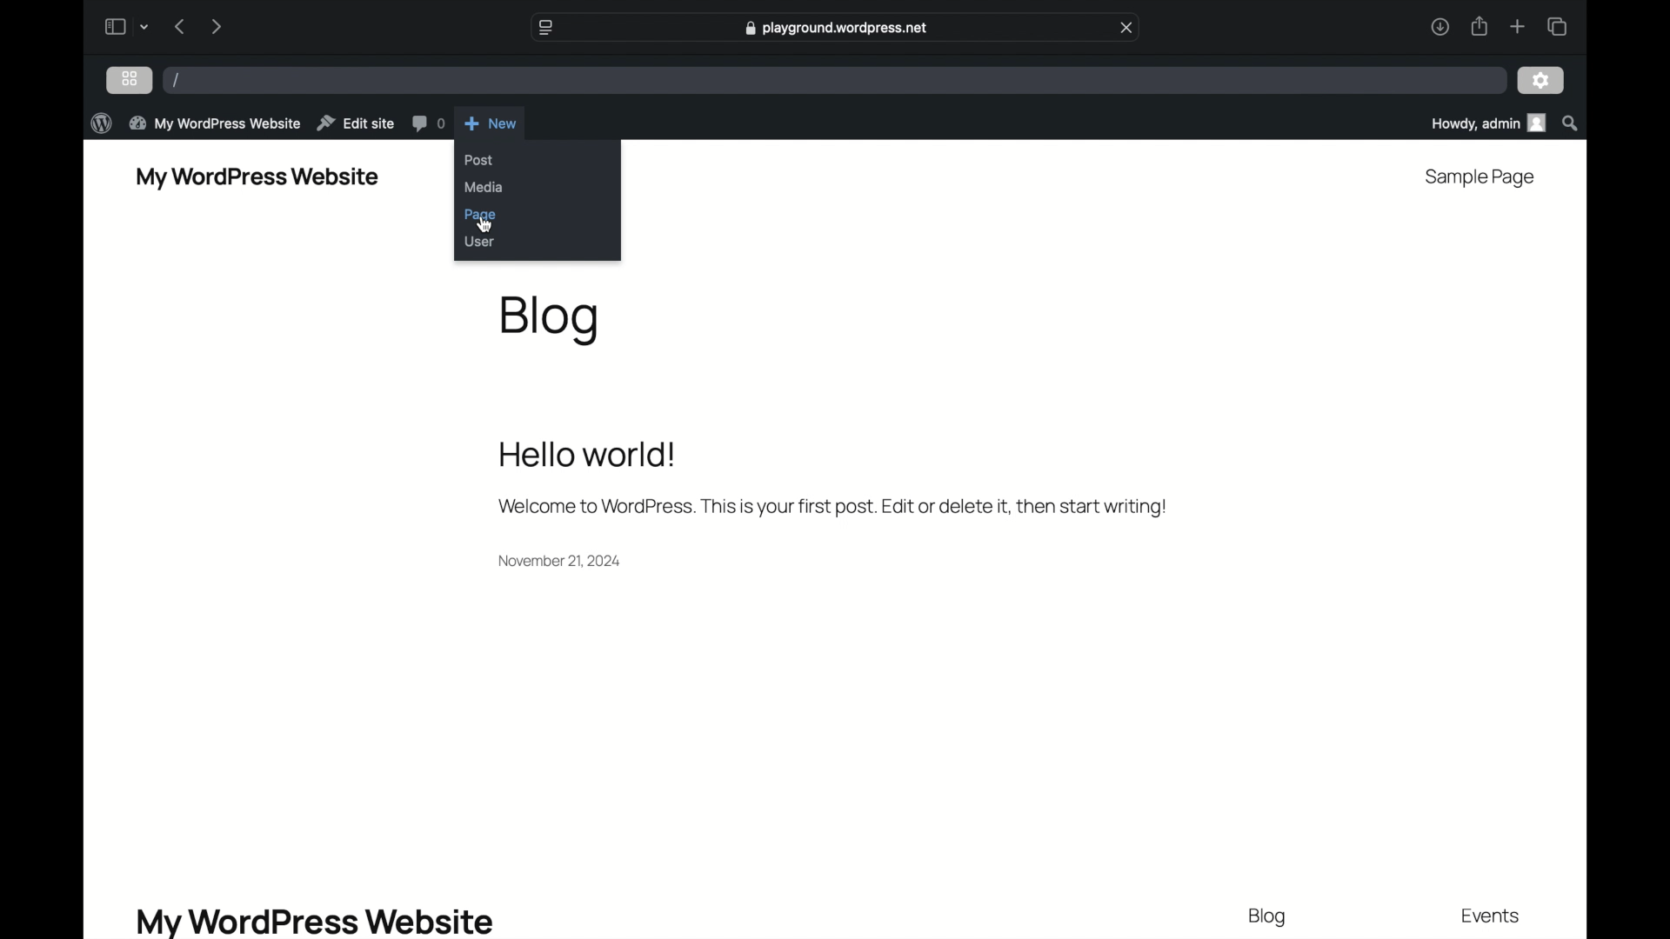 Image resolution: width=1670 pixels, height=939 pixels. Describe the element at coordinates (480, 242) in the screenshot. I see `user` at that location.